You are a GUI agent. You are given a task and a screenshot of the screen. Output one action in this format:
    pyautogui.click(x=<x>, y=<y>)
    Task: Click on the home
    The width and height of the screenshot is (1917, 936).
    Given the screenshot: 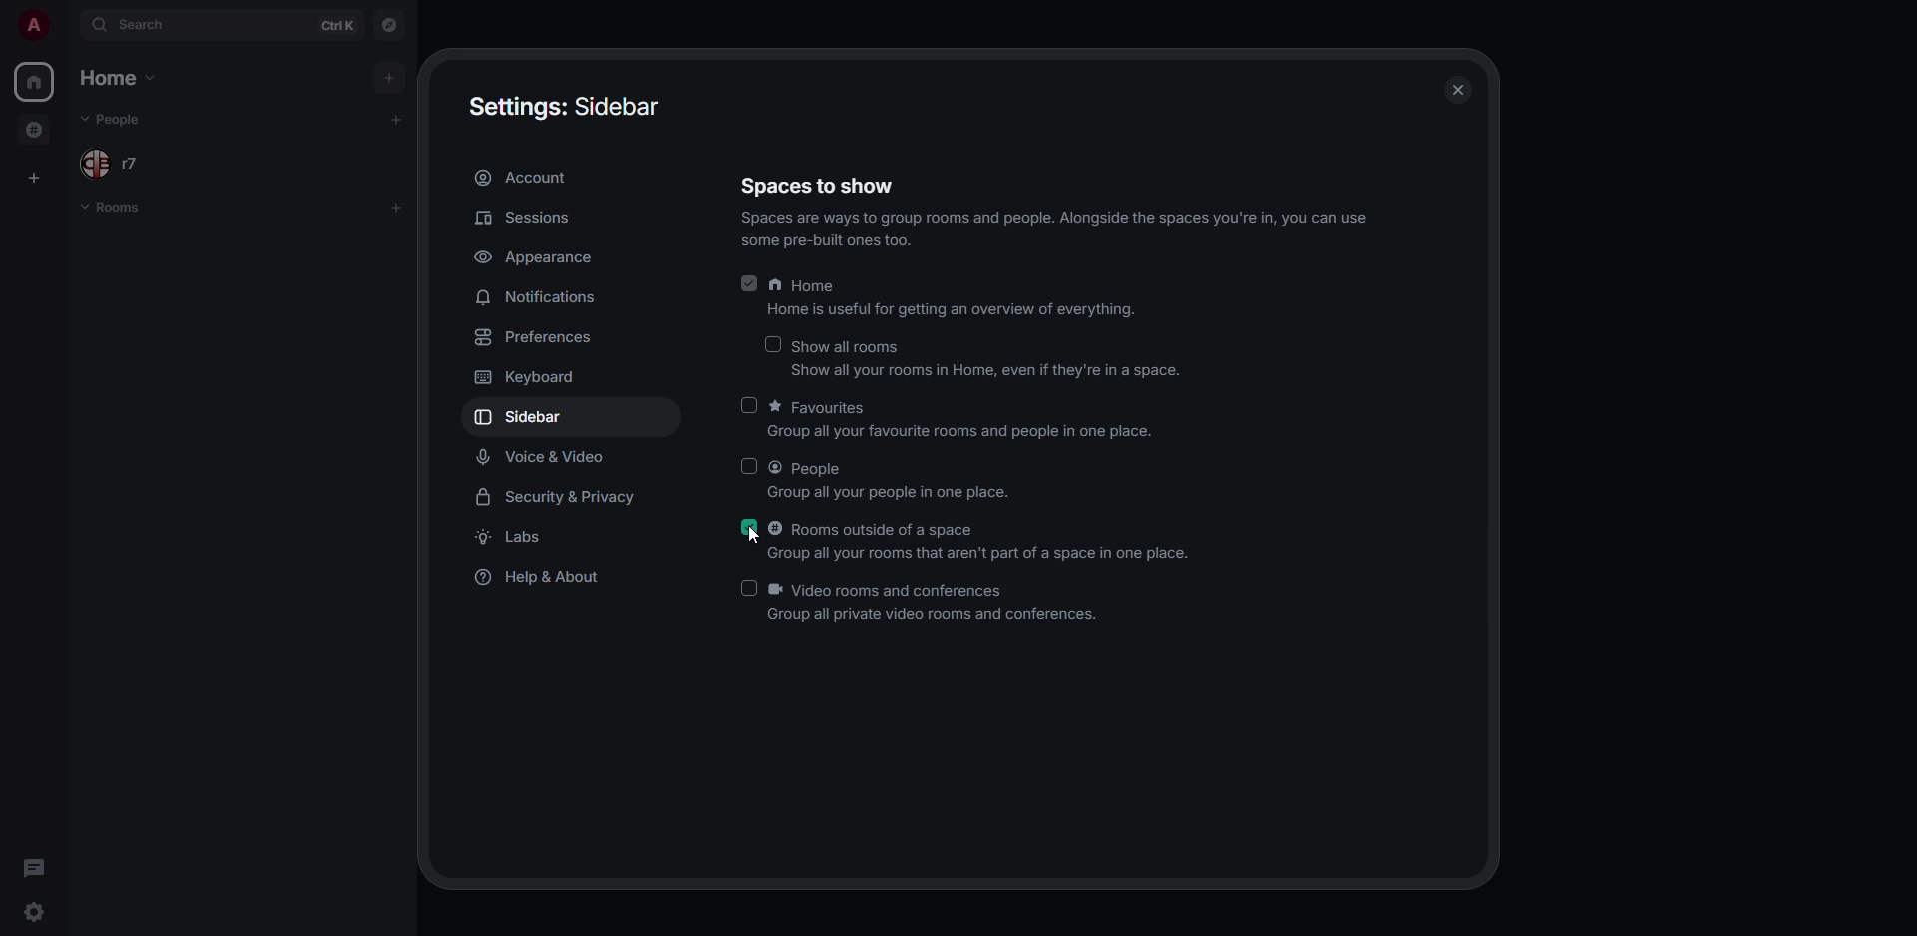 What is the action you would take?
    pyautogui.click(x=114, y=78)
    